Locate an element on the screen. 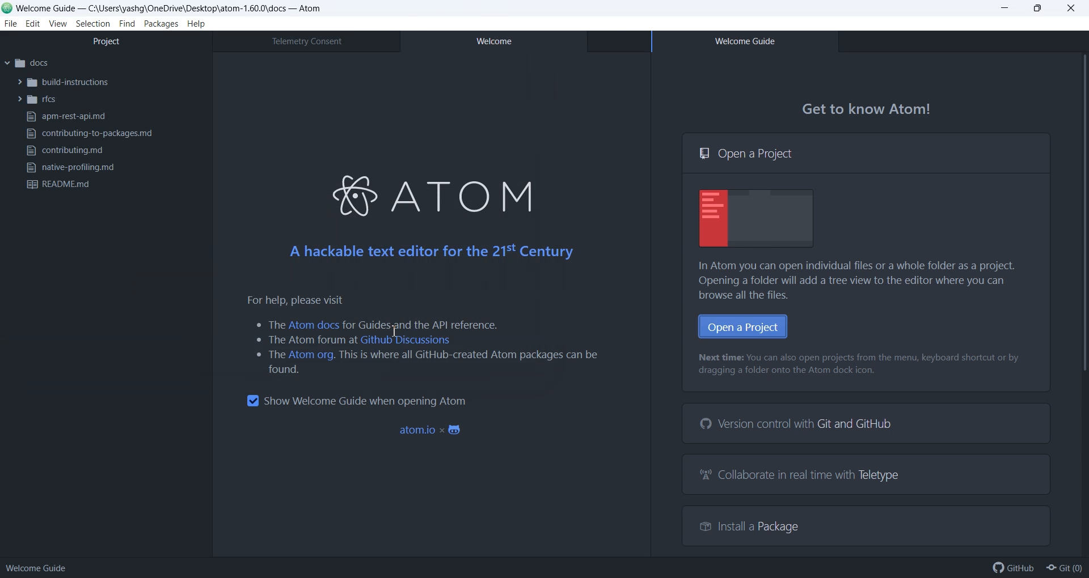 This screenshot has width=1089, height=578. native-profiling.md is located at coordinates (69, 167).